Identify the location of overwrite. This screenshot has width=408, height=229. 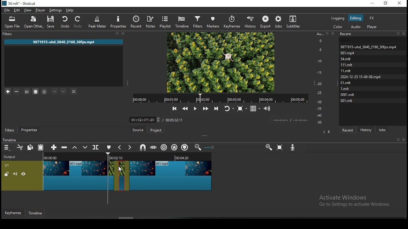
(85, 147).